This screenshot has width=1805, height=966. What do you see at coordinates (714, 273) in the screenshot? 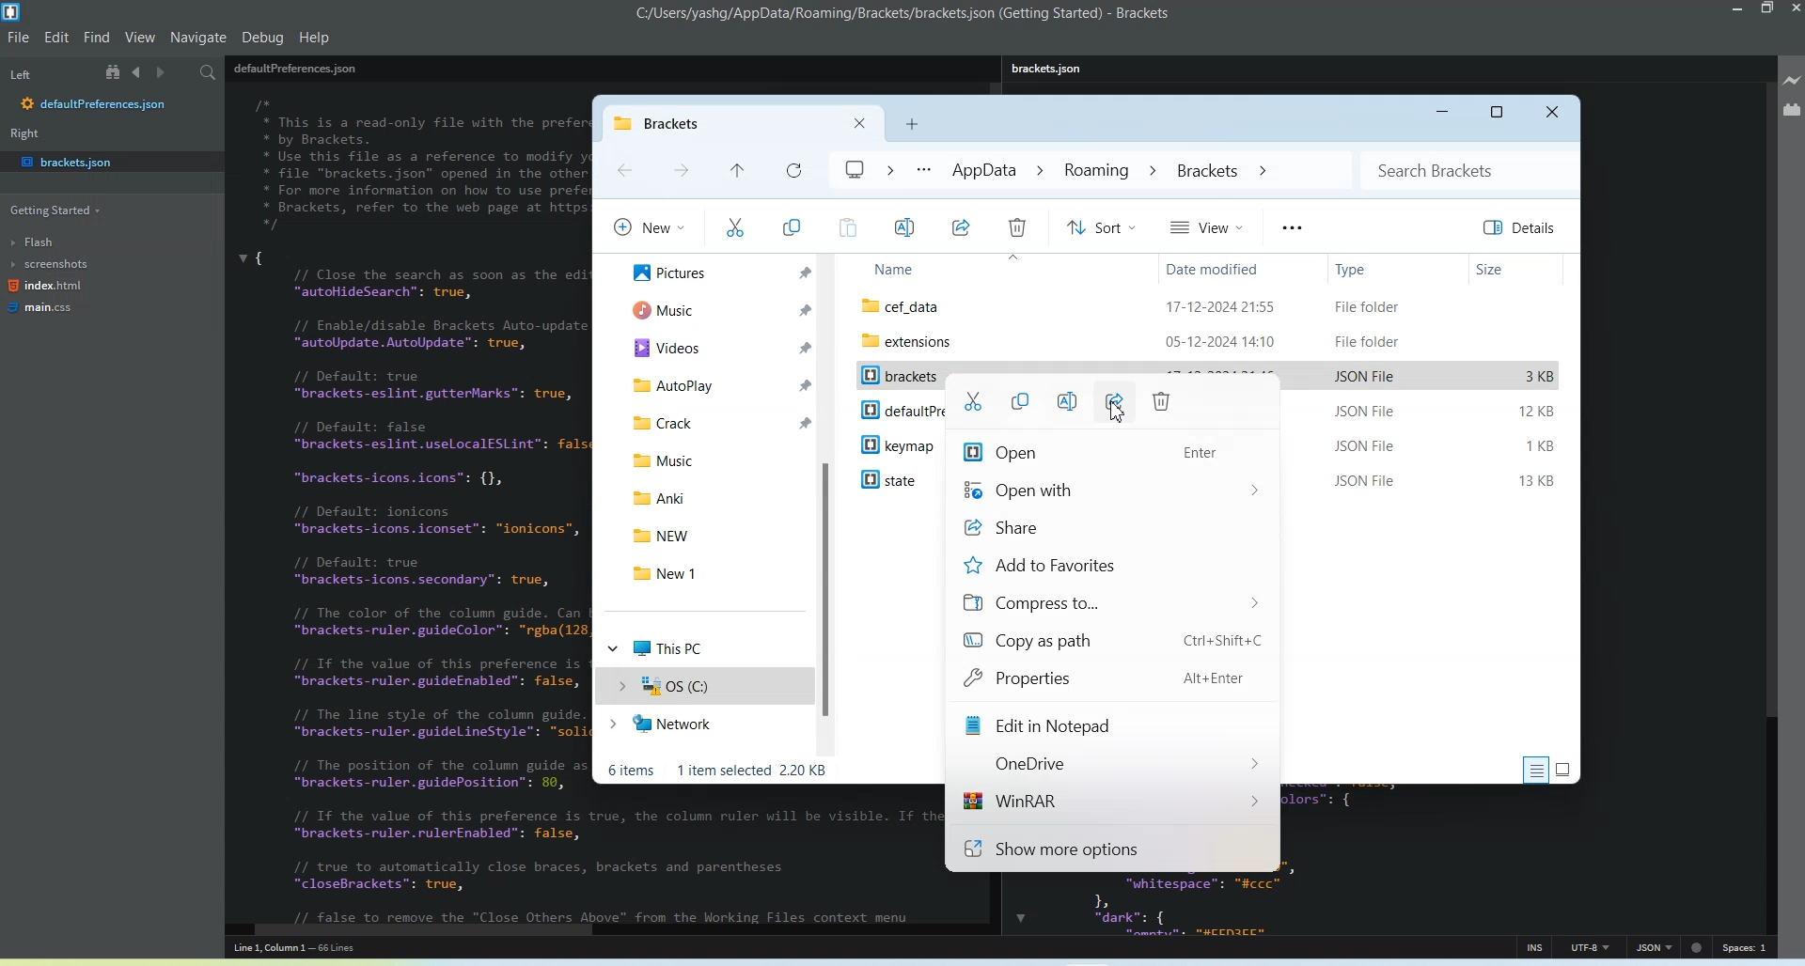
I see `Pictures` at bounding box center [714, 273].